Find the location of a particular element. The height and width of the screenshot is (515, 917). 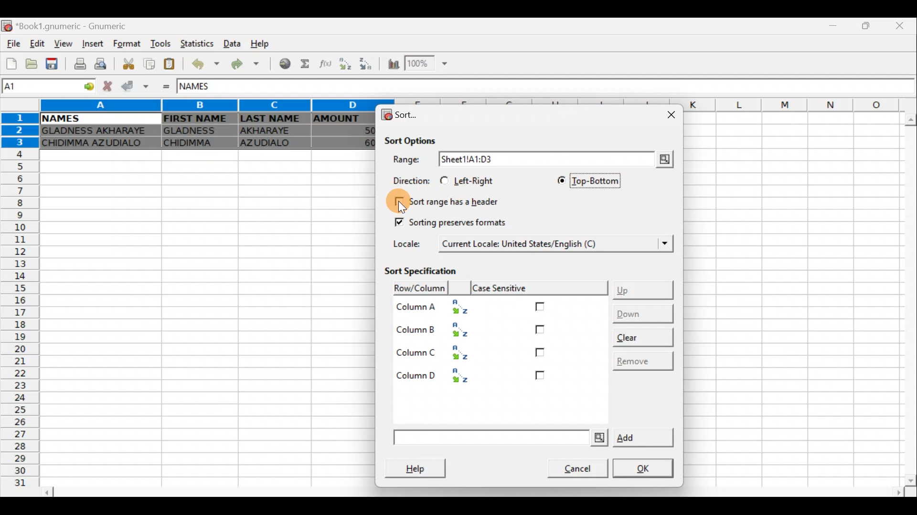

GLADNESS is located at coordinates (197, 130).